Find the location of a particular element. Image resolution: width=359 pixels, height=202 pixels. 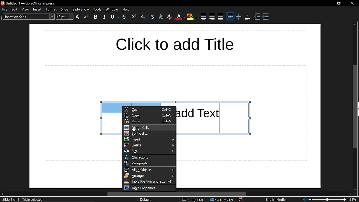

center vertically is located at coordinates (239, 17).